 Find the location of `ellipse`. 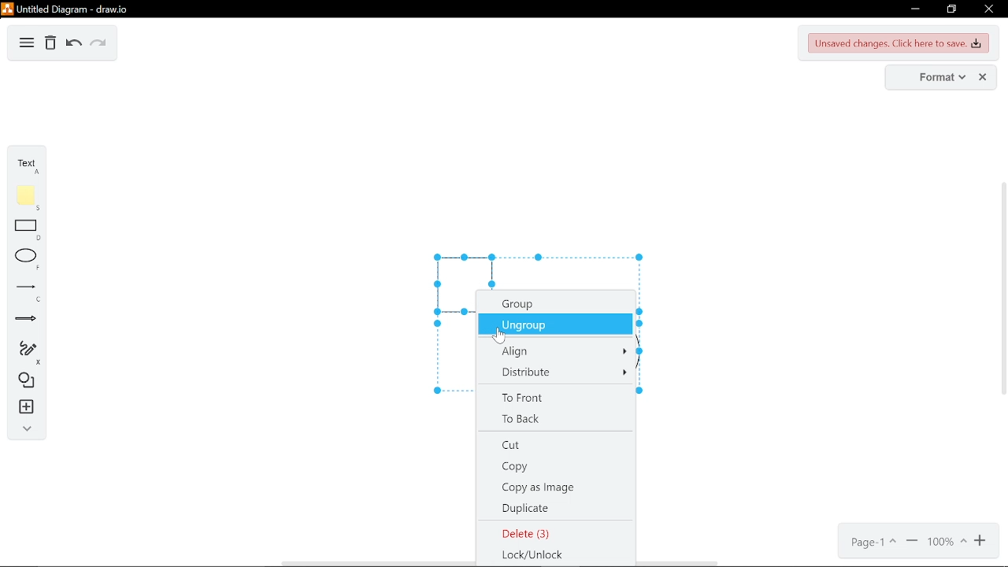

ellipse is located at coordinates (24, 261).